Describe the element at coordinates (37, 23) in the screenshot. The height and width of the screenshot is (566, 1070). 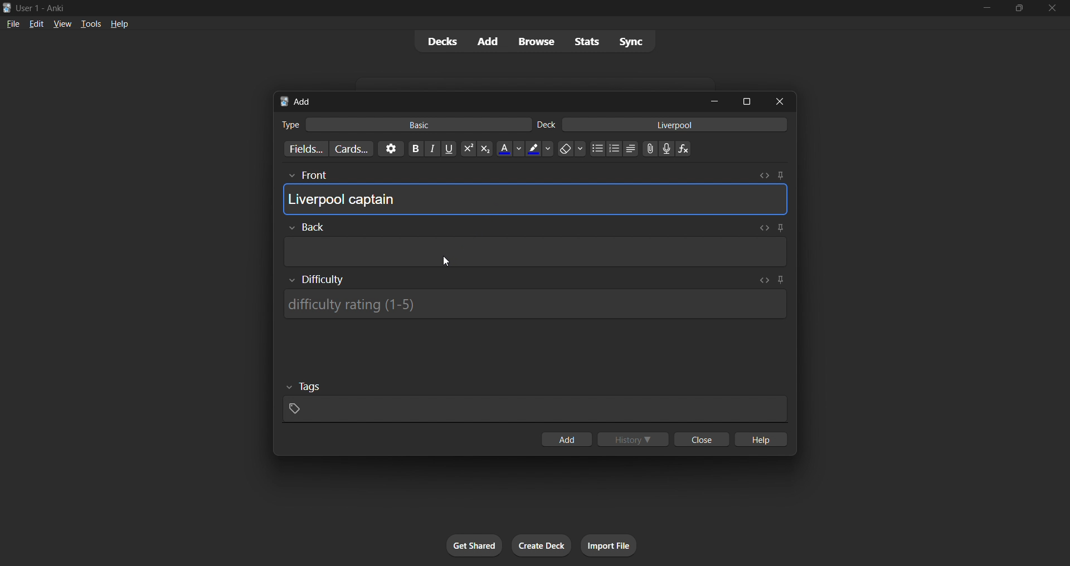
I see `edit` at that location.